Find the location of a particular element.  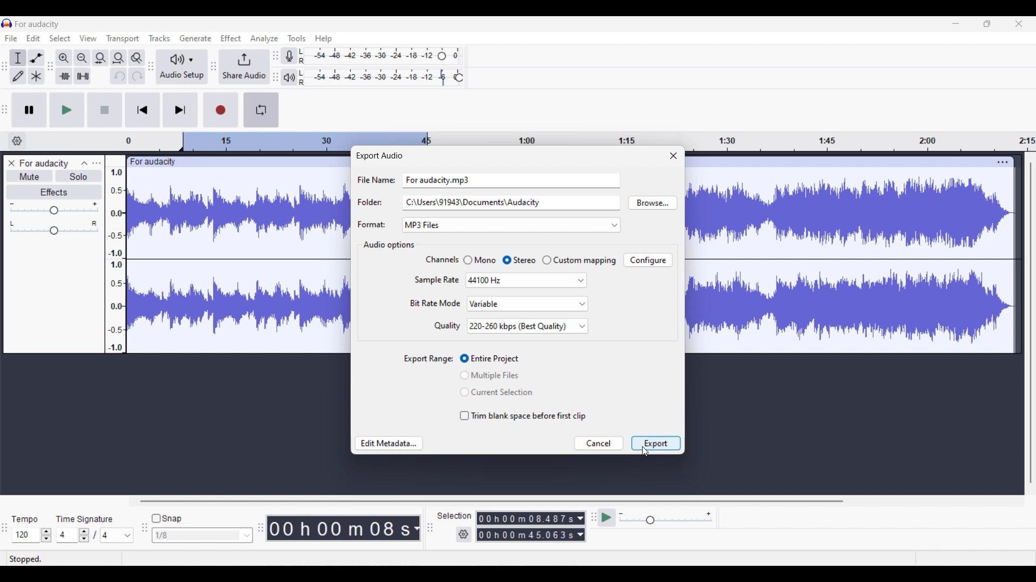

Play/Play once is located at coordinates (67, 110).